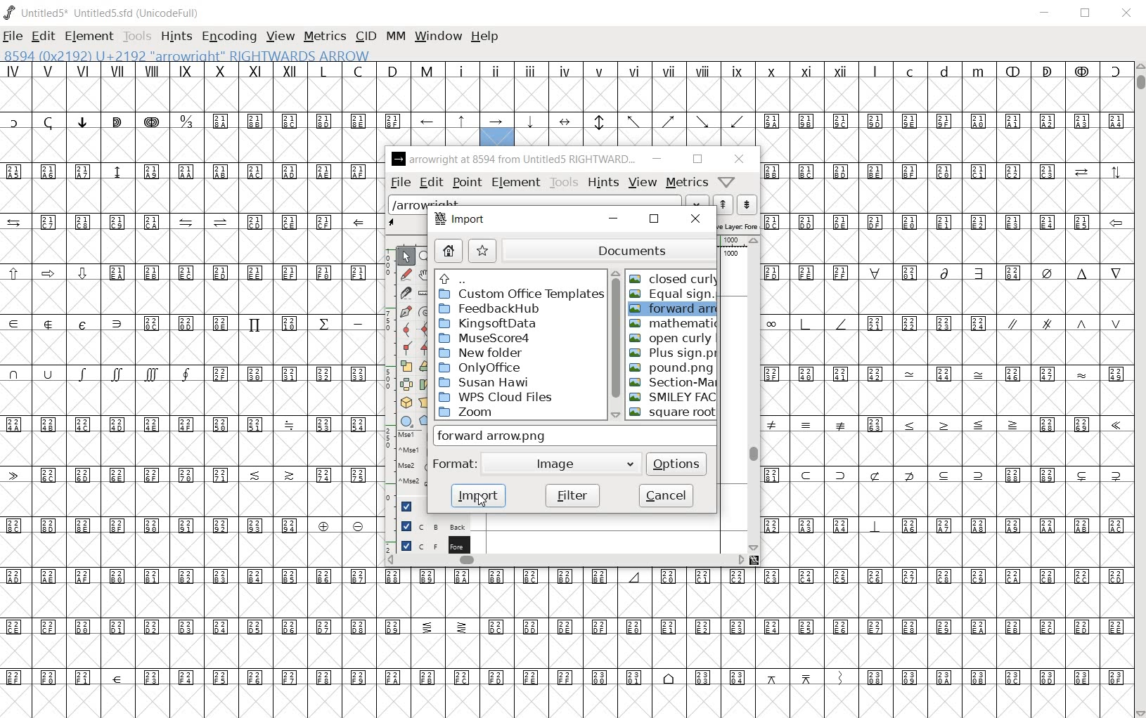 The width and height of the screenshot is (1146, 718). What do you see at coordinates (449, 252) in the screenshot?
I see `Home` at bounding box center [449, 252].